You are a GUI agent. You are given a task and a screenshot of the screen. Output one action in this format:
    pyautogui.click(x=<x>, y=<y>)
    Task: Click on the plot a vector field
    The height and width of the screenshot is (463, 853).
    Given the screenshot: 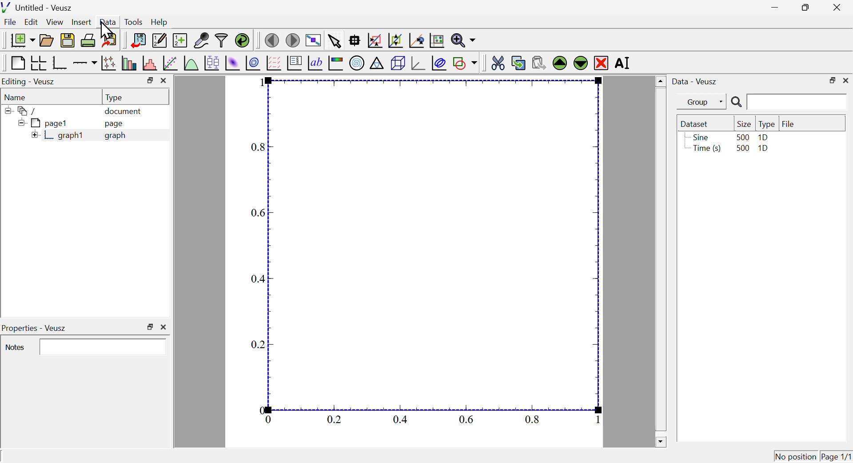 What is the action you would take?
    pyautogui.click(x=274, y=63)
    